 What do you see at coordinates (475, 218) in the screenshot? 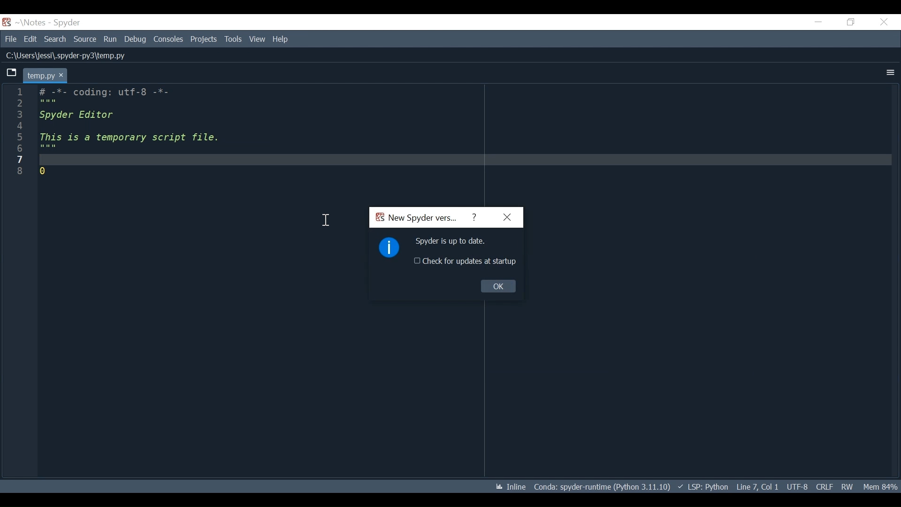
I see `Help` at bounding box center [475, 218].